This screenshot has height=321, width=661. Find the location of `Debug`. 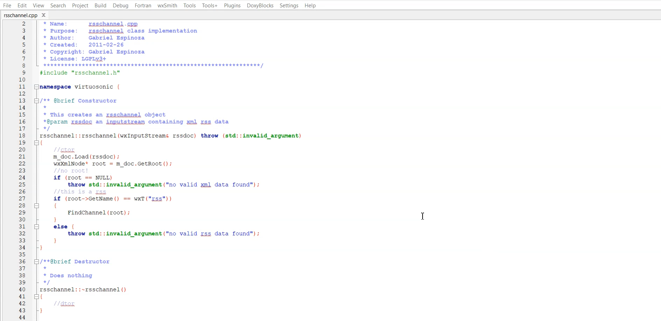

Debug is located at coordinates (121, 5).